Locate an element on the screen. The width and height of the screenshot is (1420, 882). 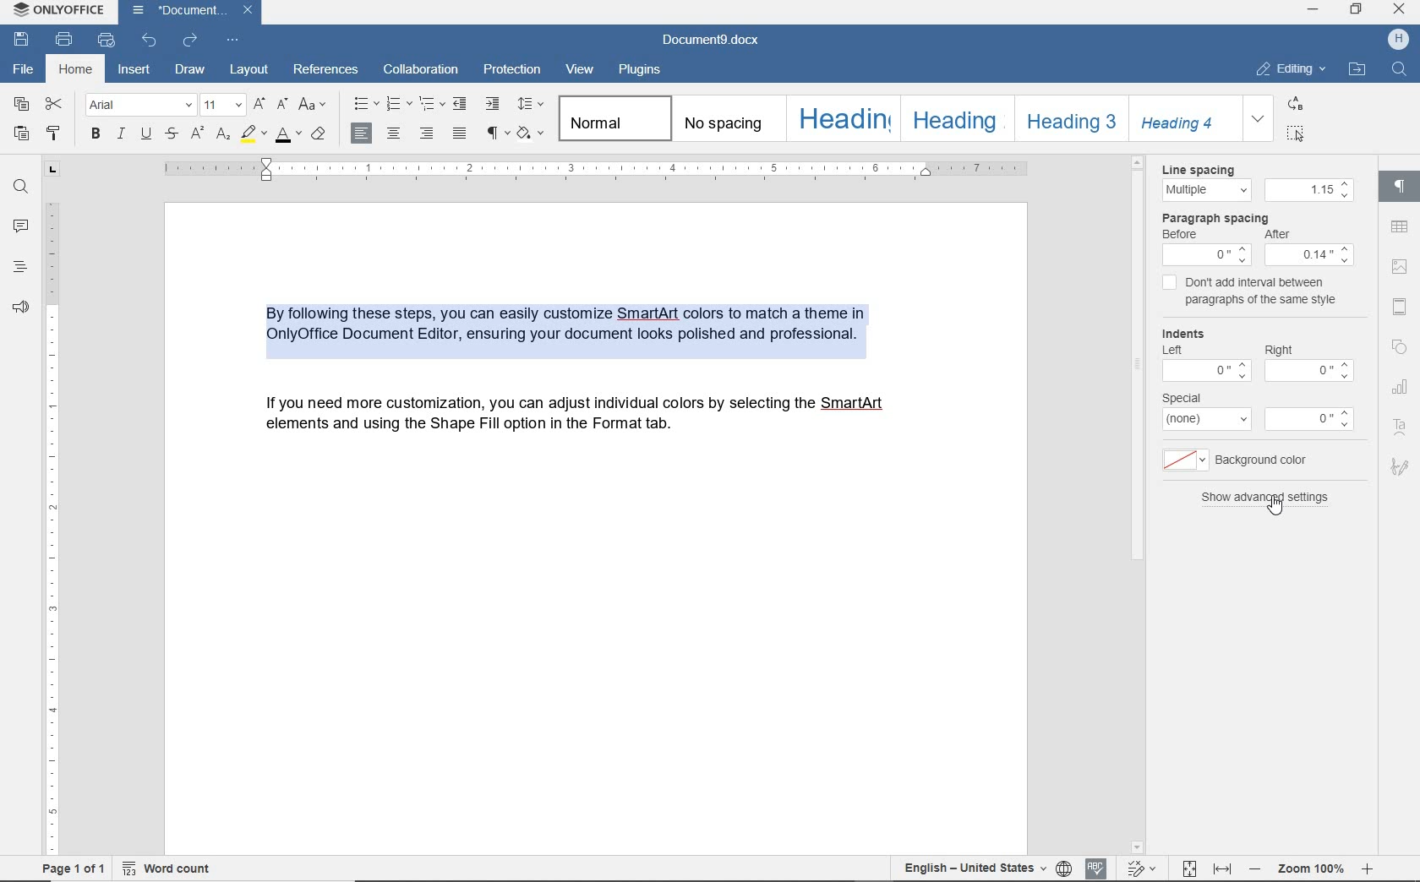
Indents is located at coordinates (1190, 333).